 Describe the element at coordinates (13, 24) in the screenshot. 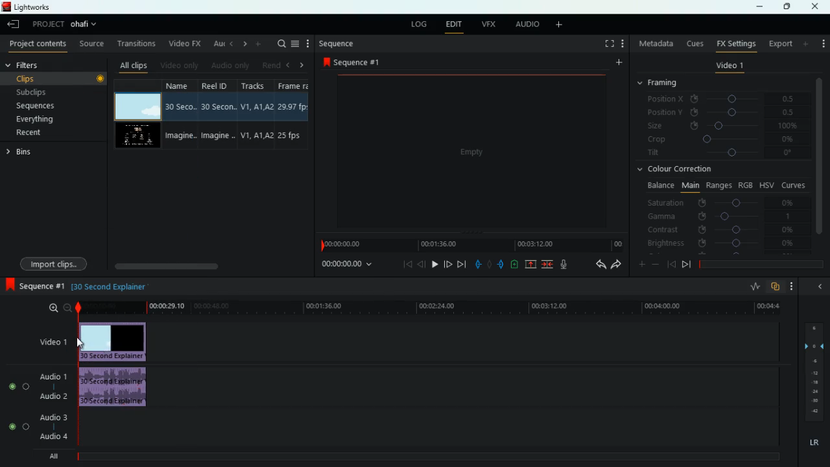

I see `leave` at that location.